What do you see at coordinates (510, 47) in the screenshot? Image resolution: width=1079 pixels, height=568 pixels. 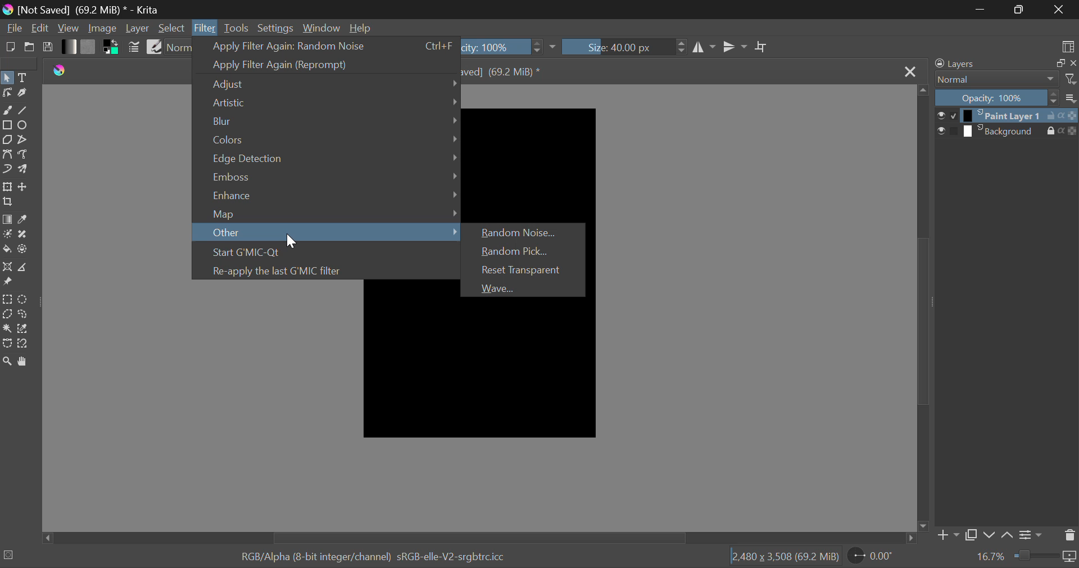 I see `Opacity` at bounding box center [510, 47].